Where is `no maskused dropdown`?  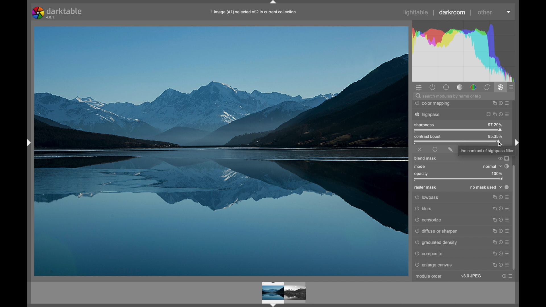
no maskused dropdown is located at coordinates (486, 188).